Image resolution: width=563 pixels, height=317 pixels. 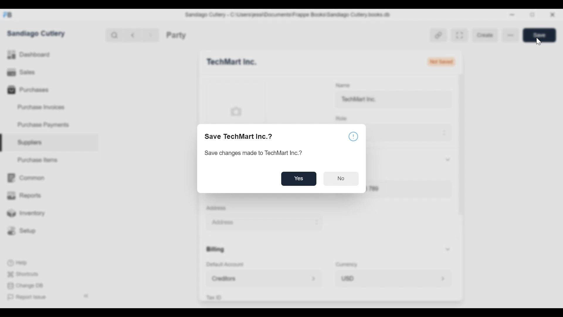 What do you see at coordinates (353, 136) in the screenshot?
I see `icon` at bounding box center [353, 136].